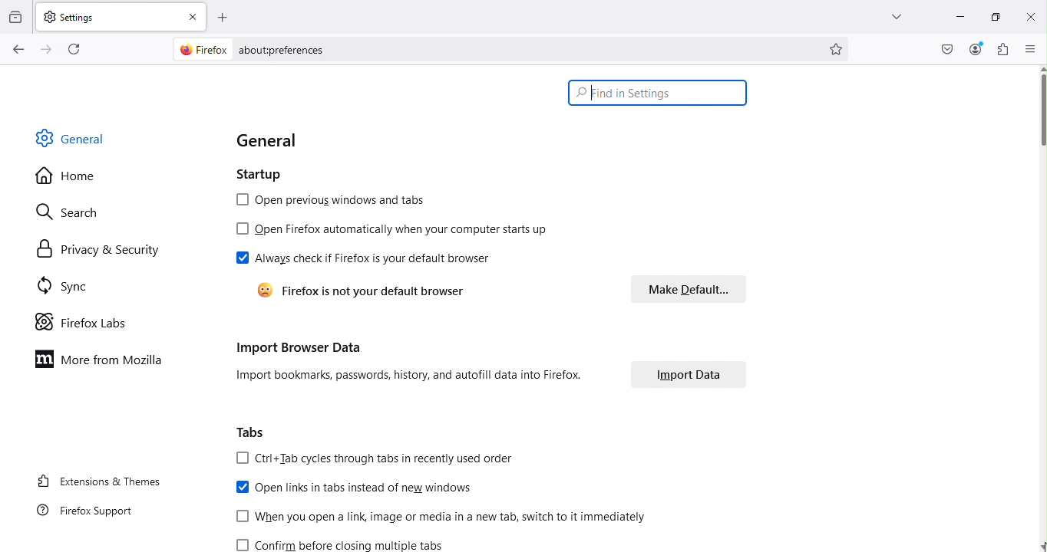 This screenshot has height=552, width=1047. What do you see at coordinates (253, 431) in the screenshot?
I see `Tabs` at bounding box center [253, 431].